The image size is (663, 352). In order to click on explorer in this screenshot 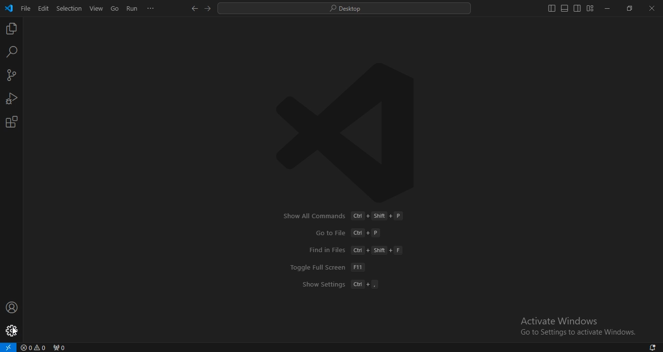, I will do `click(11, 28)`.